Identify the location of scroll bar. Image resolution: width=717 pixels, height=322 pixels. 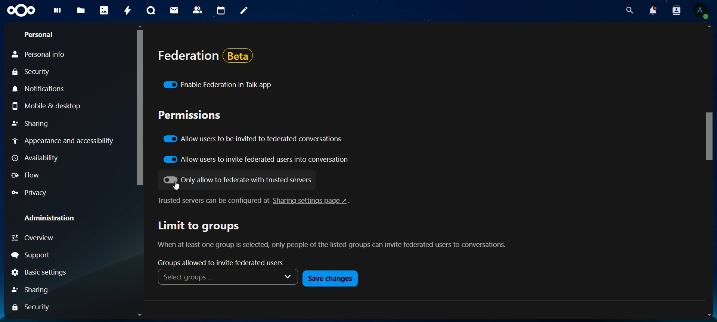
(140, 105).